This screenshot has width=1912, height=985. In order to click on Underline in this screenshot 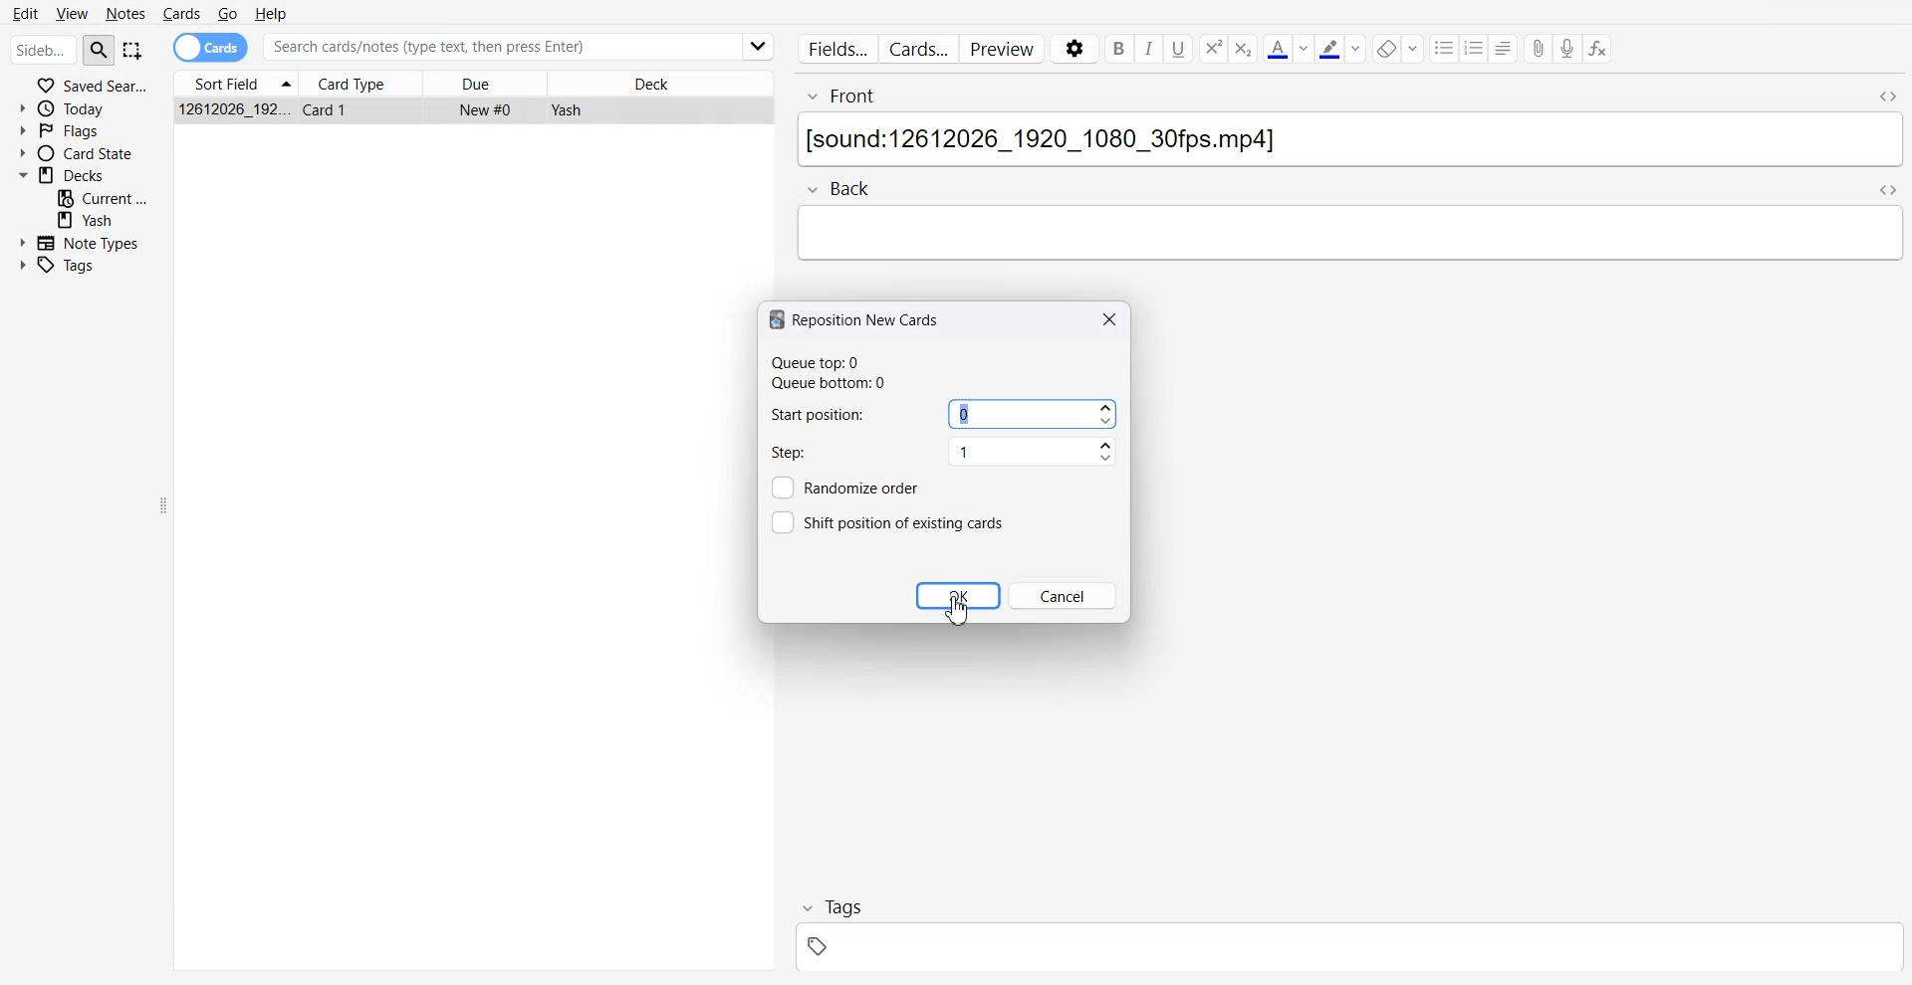, I will do `click(1179, 49)`.